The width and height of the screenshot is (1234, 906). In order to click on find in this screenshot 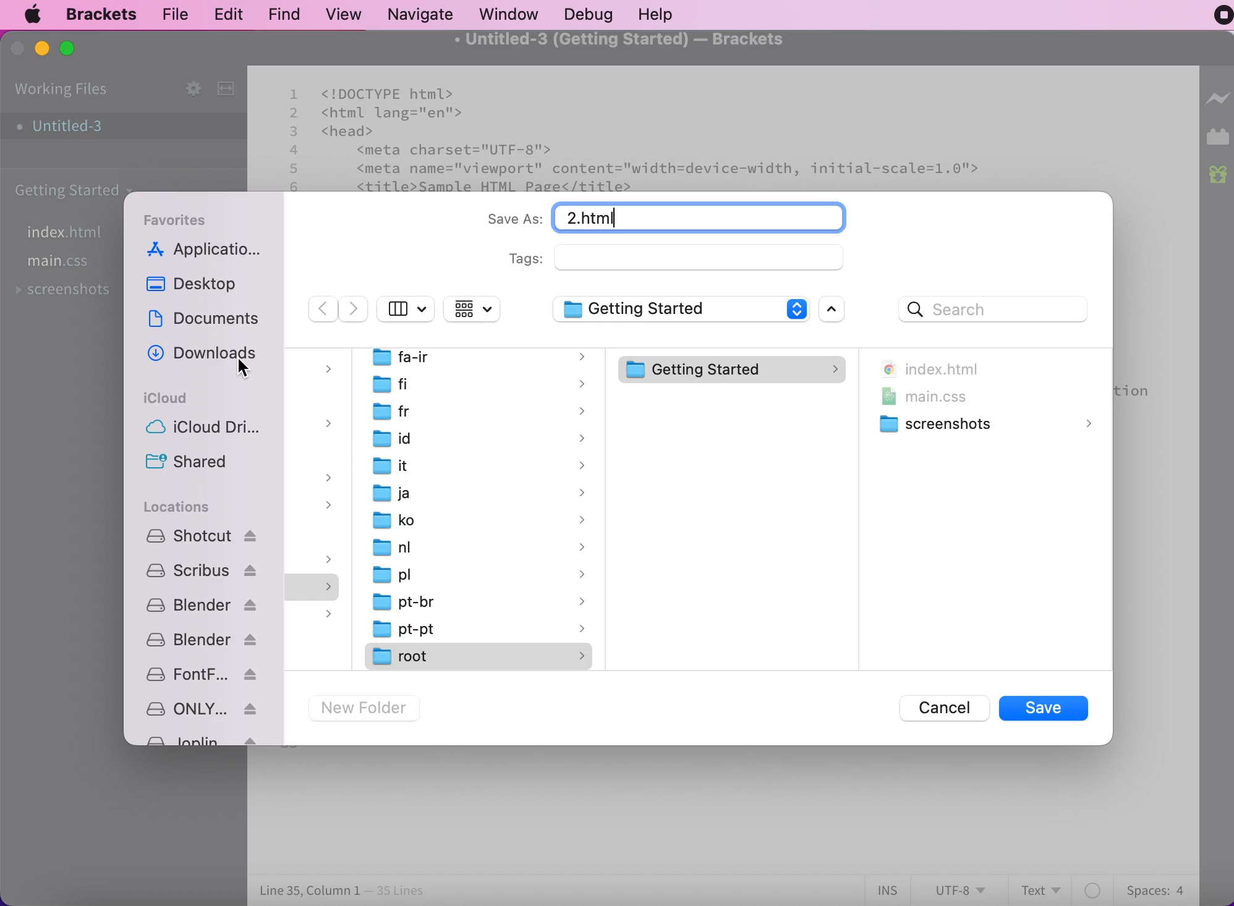, I will do `click(287, 13)`.